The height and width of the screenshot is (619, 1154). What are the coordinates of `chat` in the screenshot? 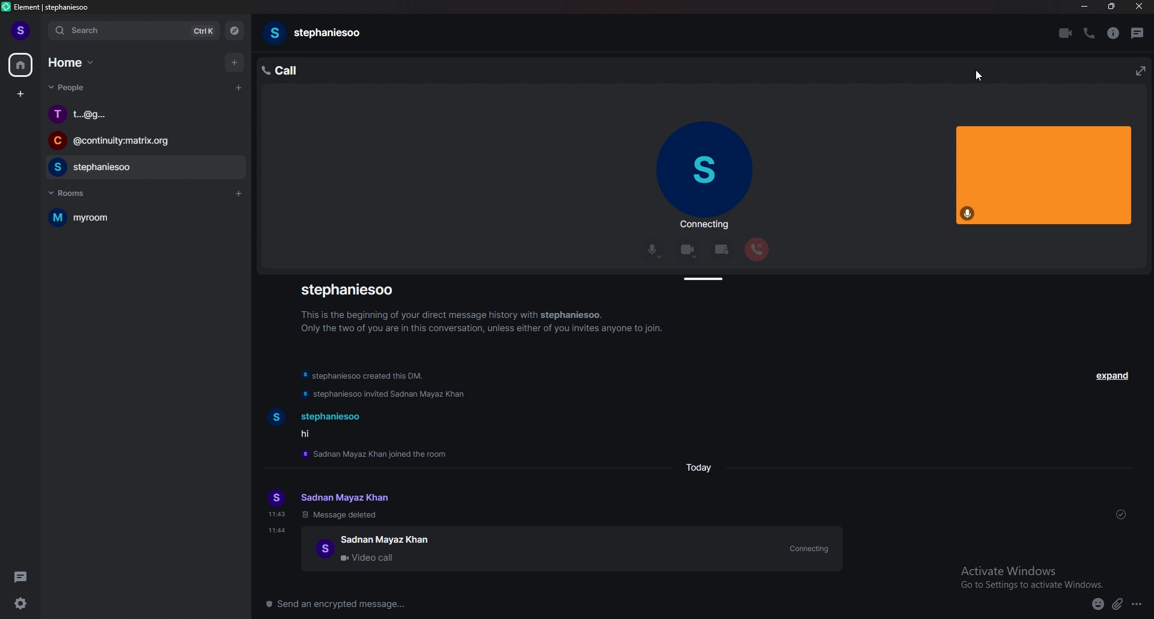 It's located at (144, 115).